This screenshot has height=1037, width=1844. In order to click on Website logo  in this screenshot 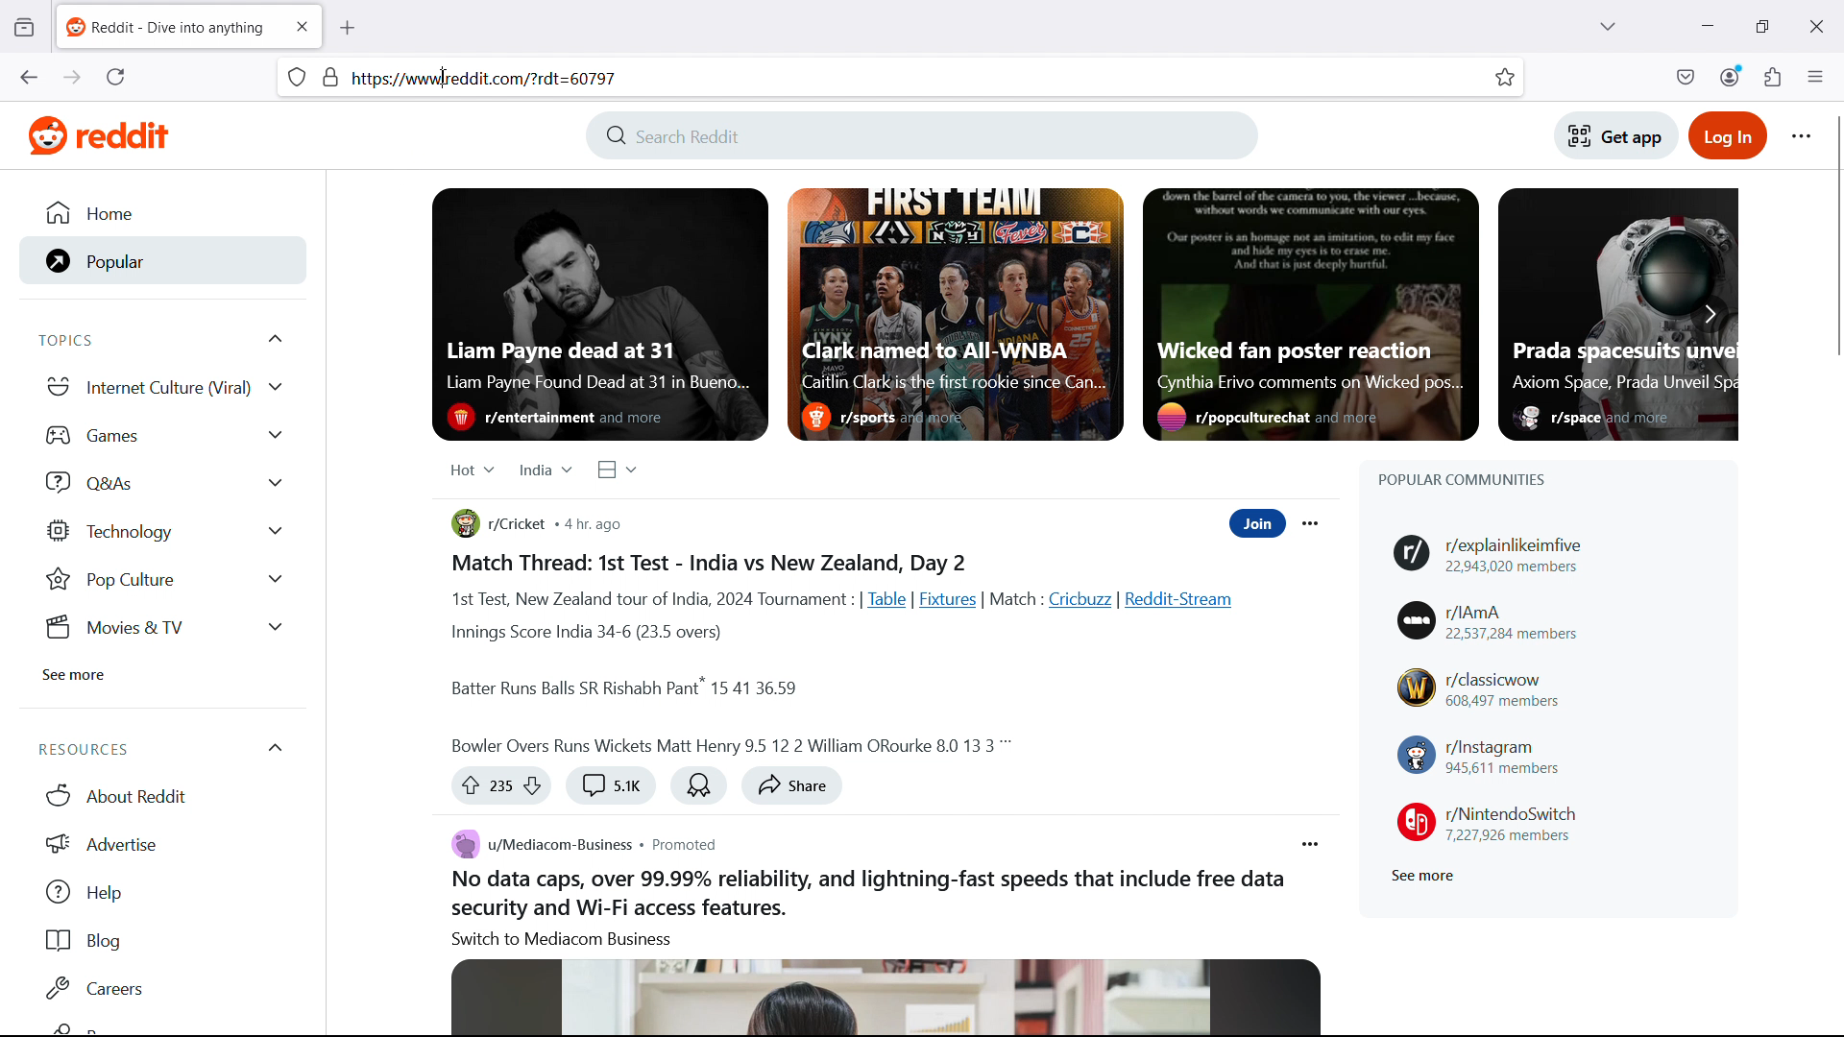, I will do `click(92, 136)`.